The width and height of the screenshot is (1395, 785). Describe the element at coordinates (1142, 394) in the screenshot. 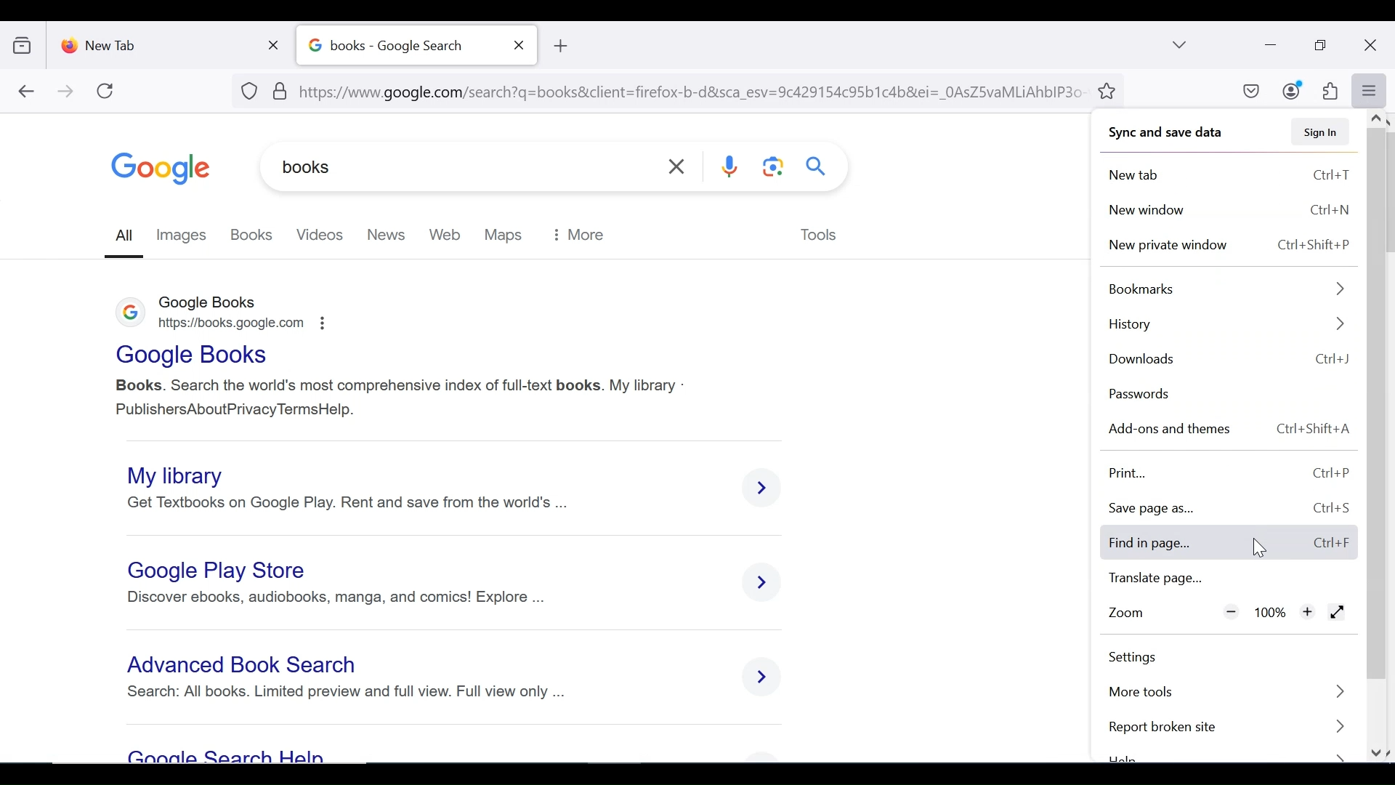

I see `passwords` at that location.